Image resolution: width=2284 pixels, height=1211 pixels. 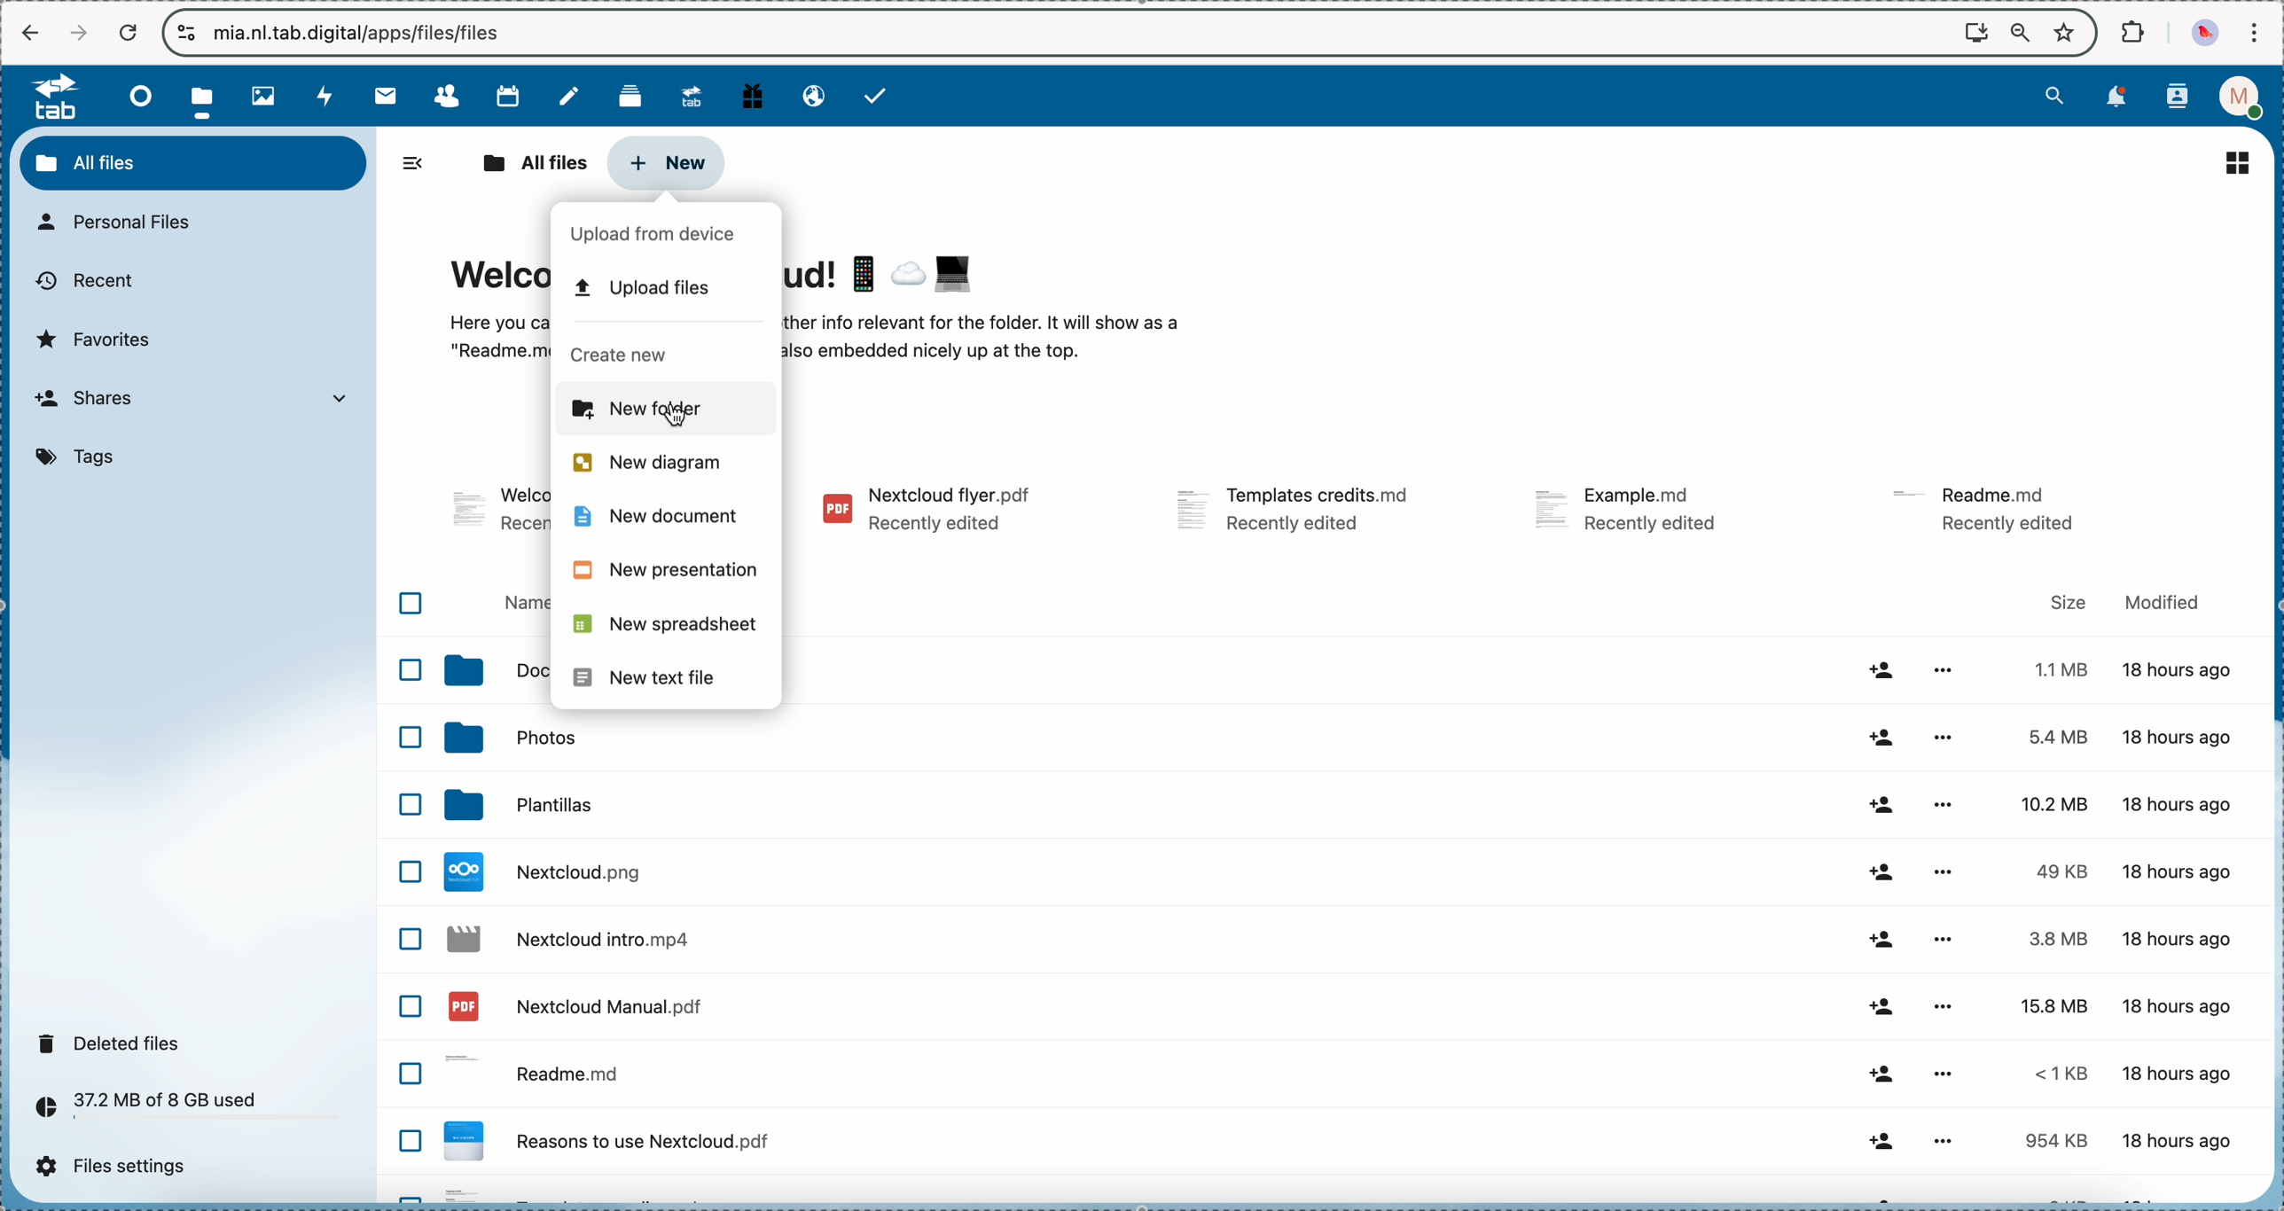 What do you see at coordinates (2135, 30) in the screenshot?
I see `extensions` at bounding box center [2135, 30].